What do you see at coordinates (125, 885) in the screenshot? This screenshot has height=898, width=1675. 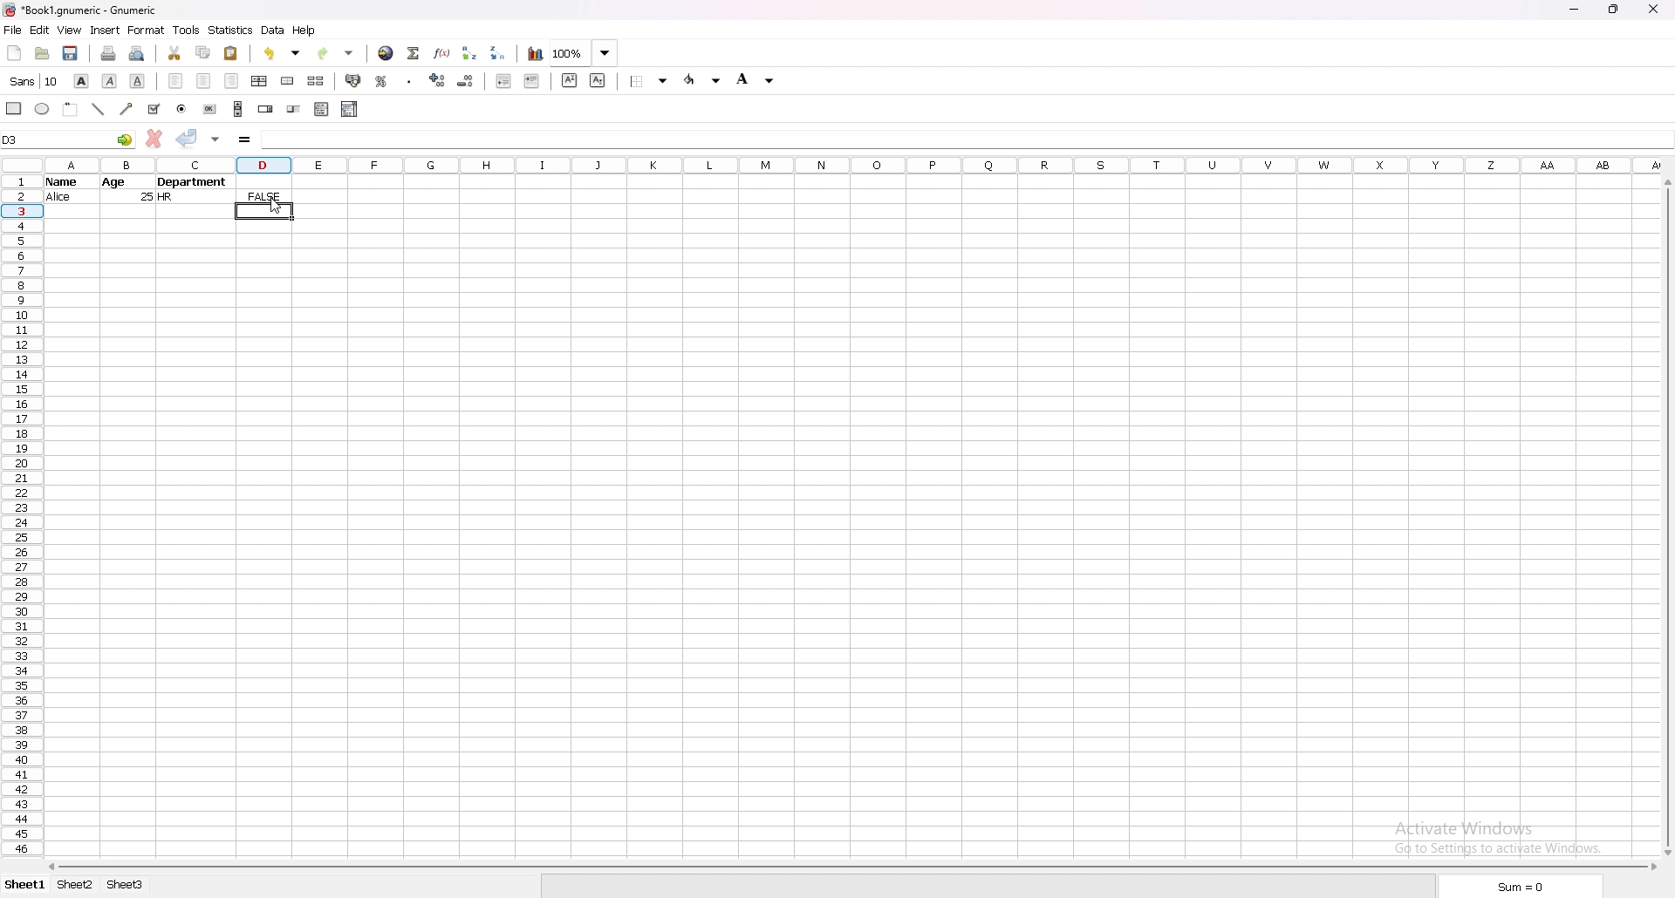 I see `sheet 3` at bounding box center [125, 885].